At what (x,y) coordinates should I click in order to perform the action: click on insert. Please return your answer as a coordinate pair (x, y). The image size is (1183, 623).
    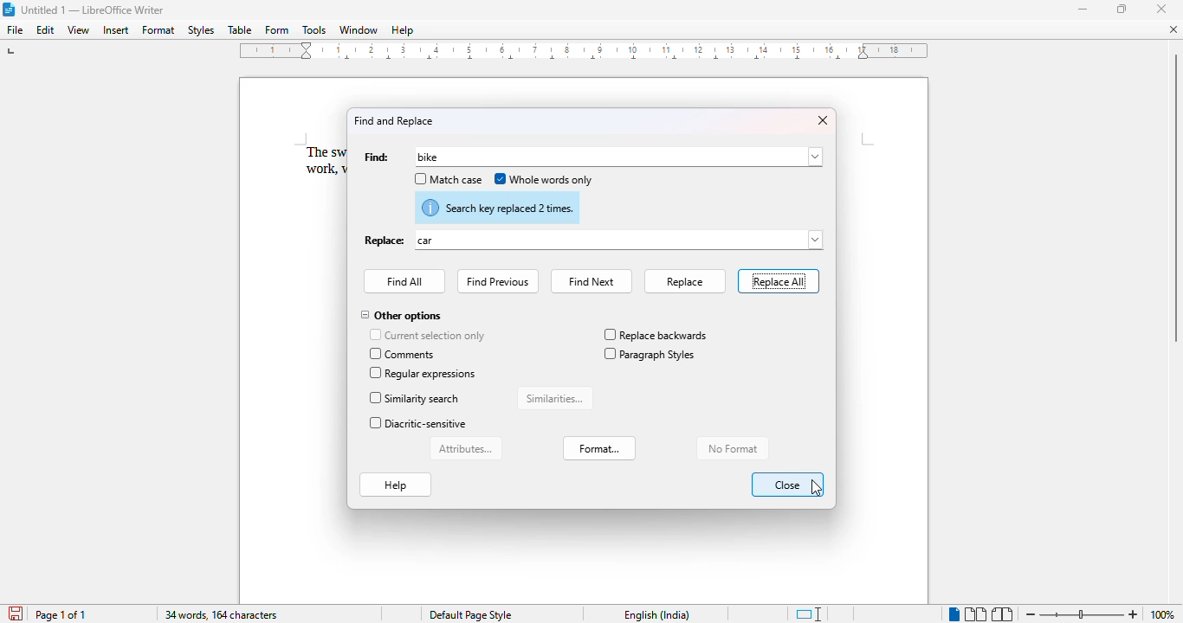
    Looking at the image, I should click on (115, 30).